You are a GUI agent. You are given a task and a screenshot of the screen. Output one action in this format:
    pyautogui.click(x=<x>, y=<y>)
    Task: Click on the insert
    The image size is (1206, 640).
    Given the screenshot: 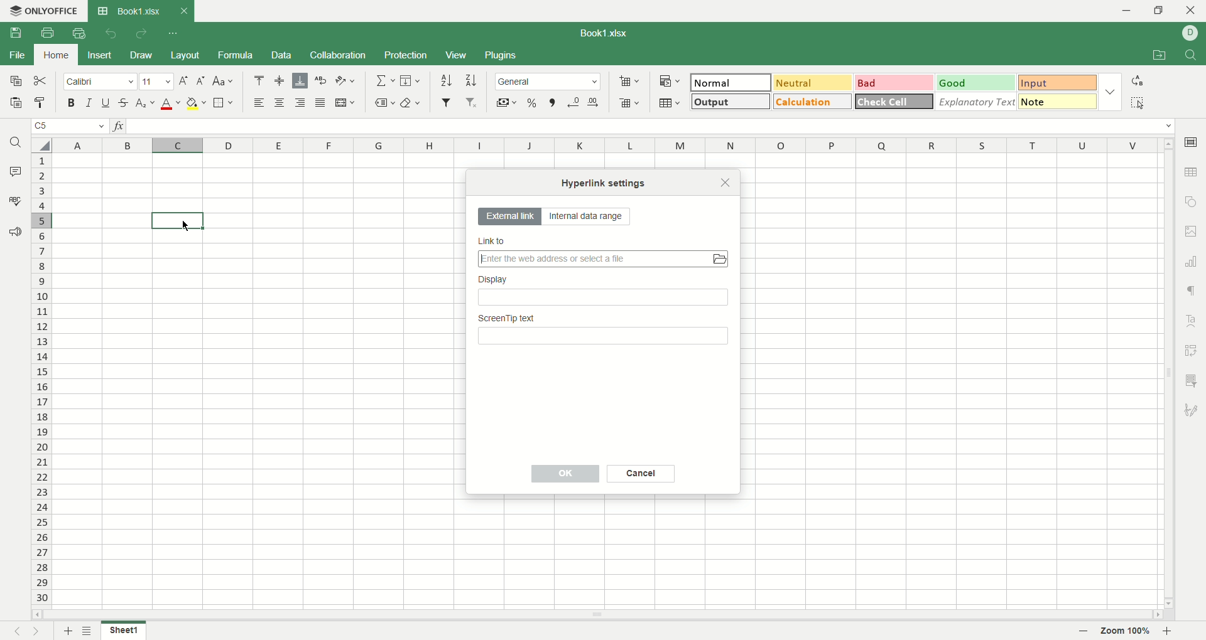 What is the action you would take?
    pyautogui.click(x=100, y=55)
    